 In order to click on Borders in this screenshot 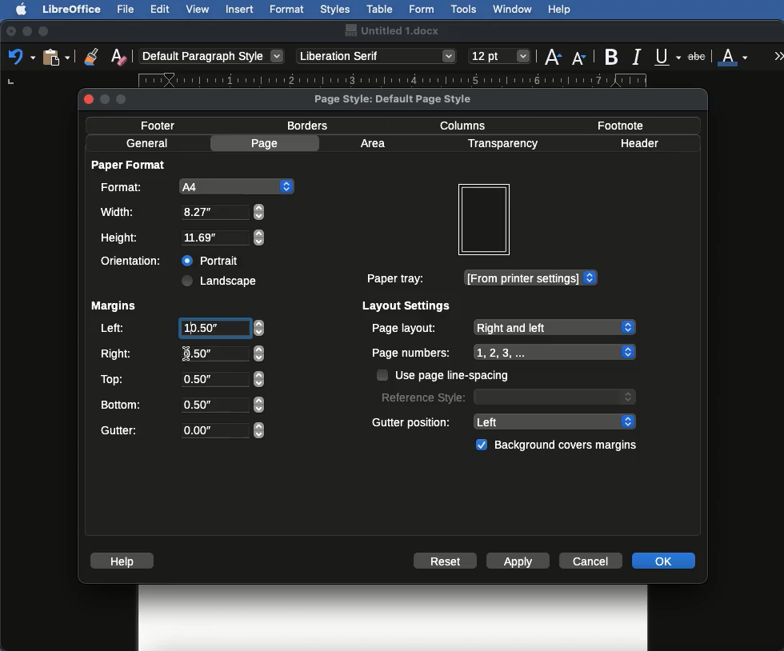, I will do `click(309, 126)`.